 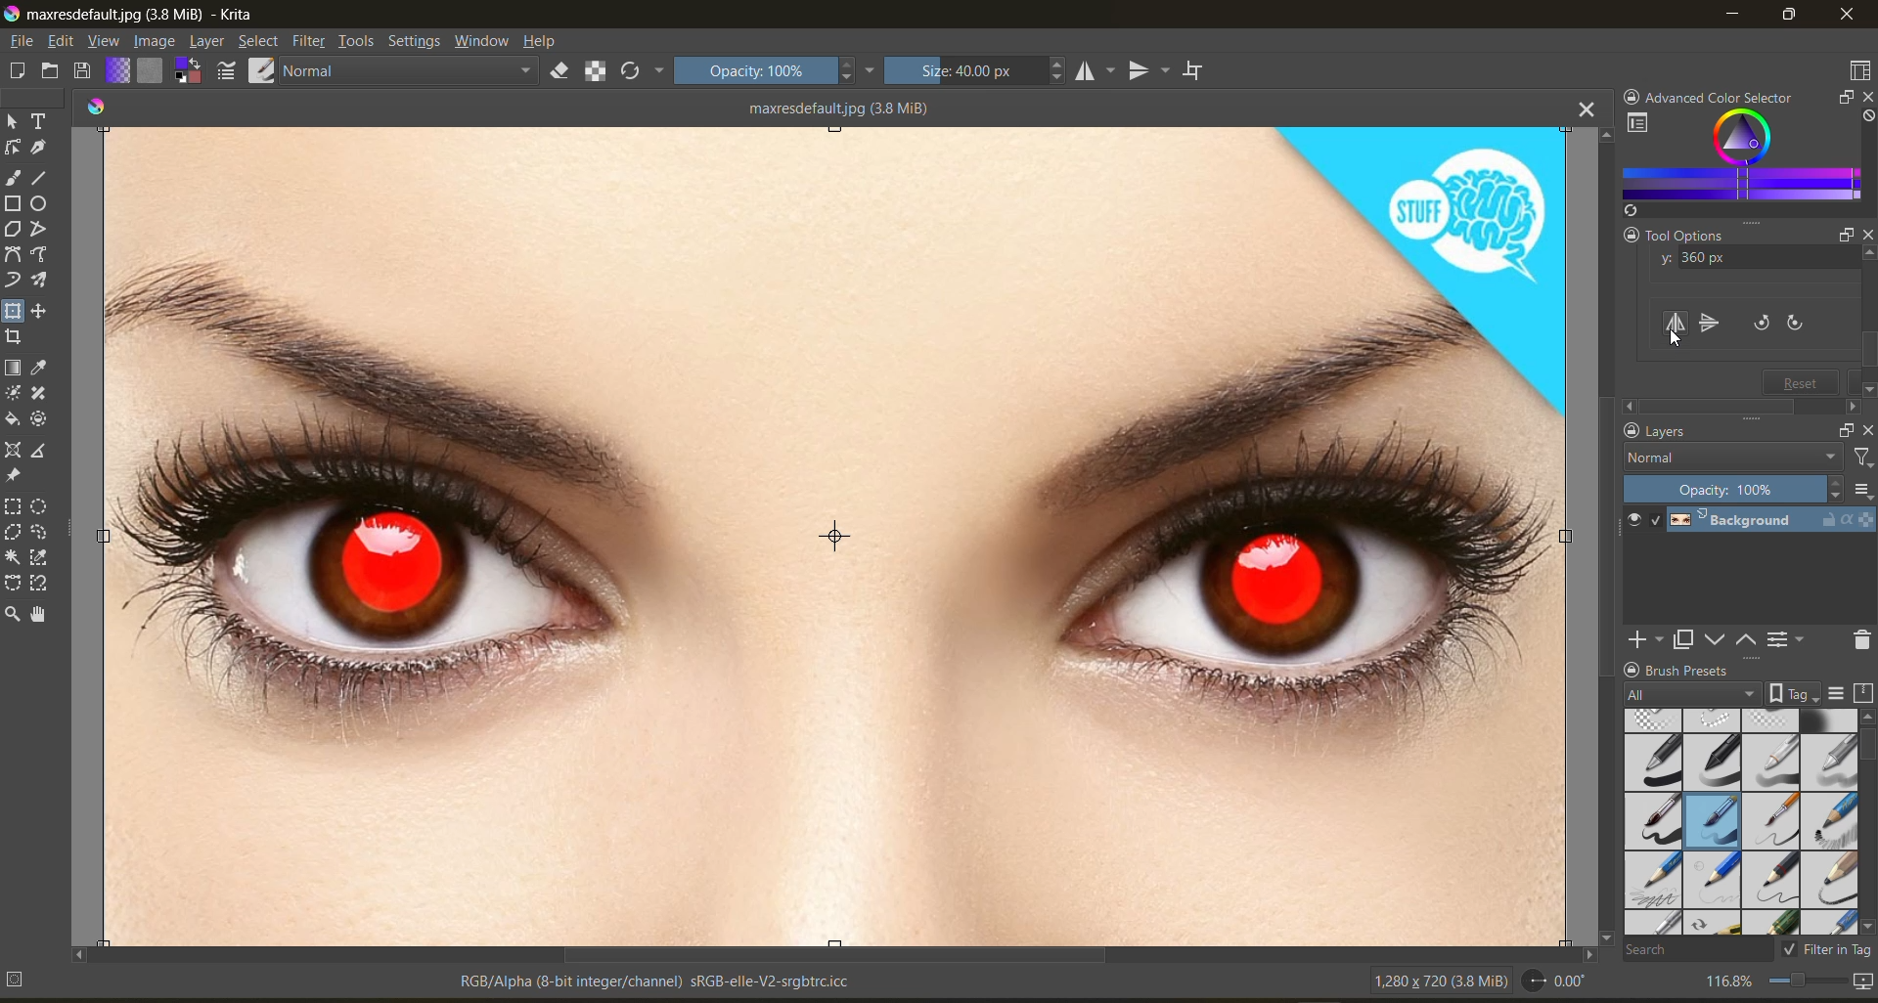 What do you see at coordinates (12, 581) in the screenshot?
I see `tool` at bounding box center [12, 581].